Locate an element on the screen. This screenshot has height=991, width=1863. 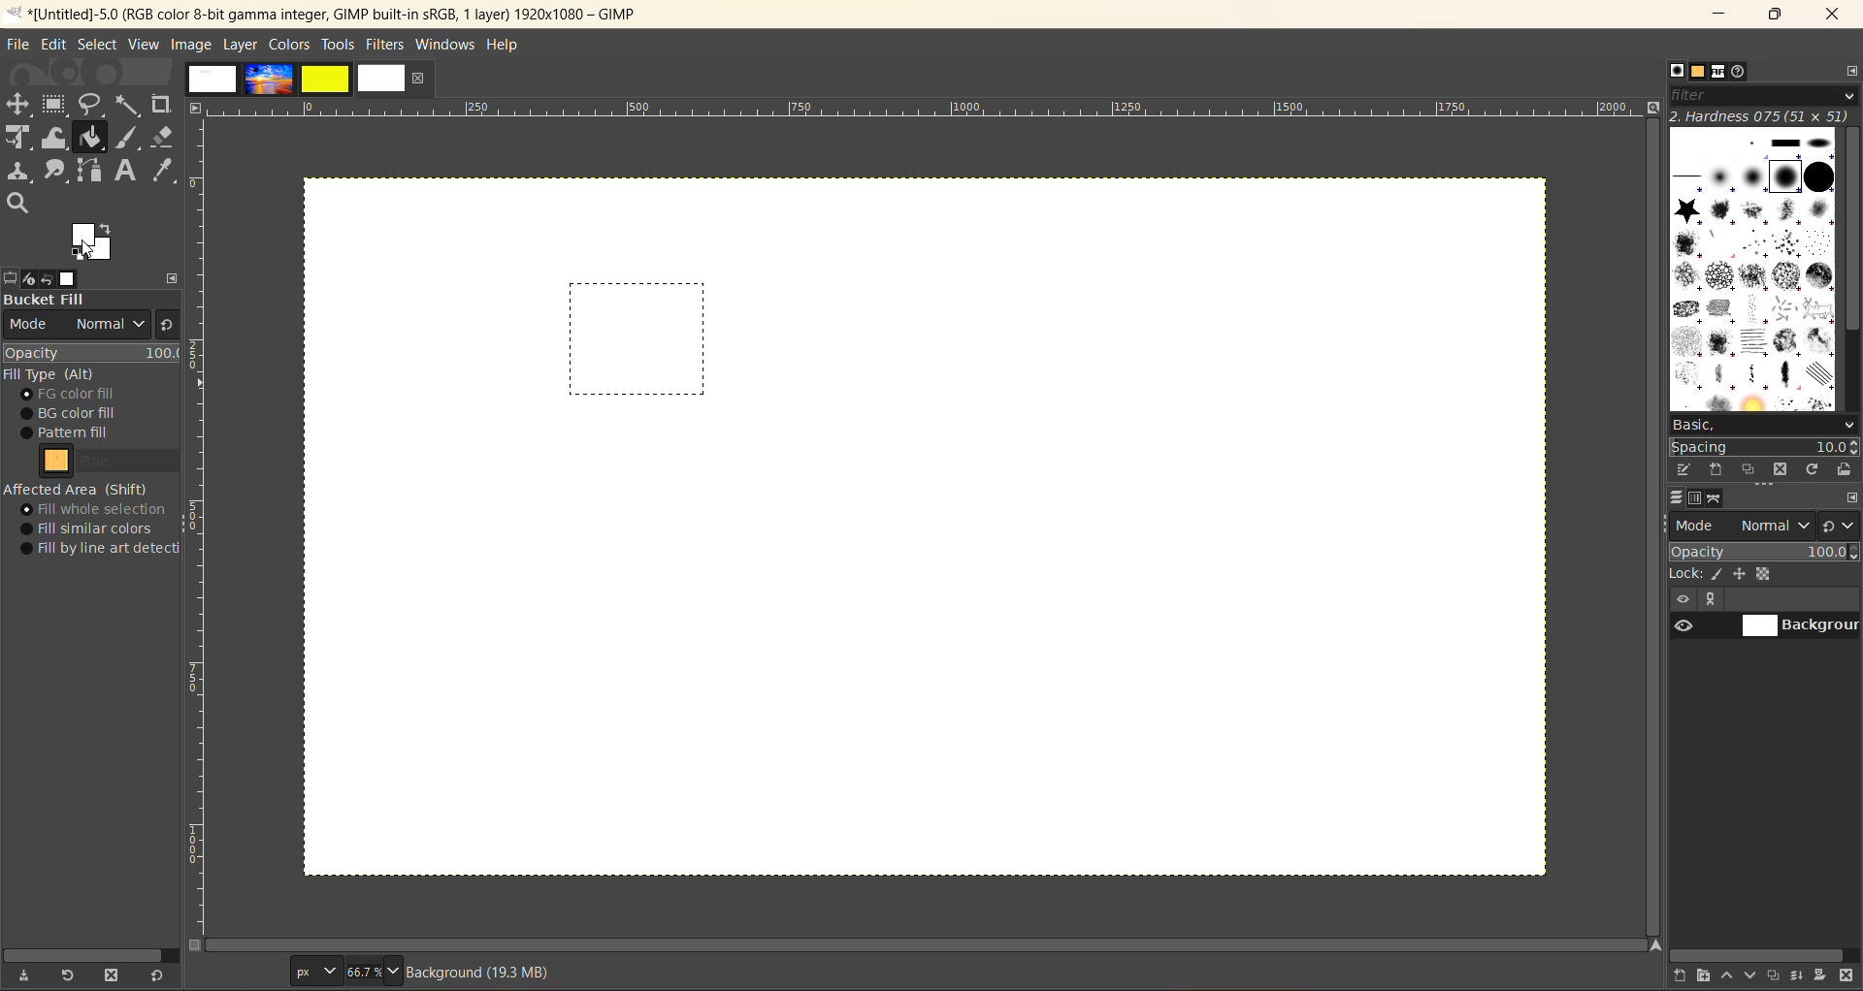
pattern is located at coordinates (114, 464).